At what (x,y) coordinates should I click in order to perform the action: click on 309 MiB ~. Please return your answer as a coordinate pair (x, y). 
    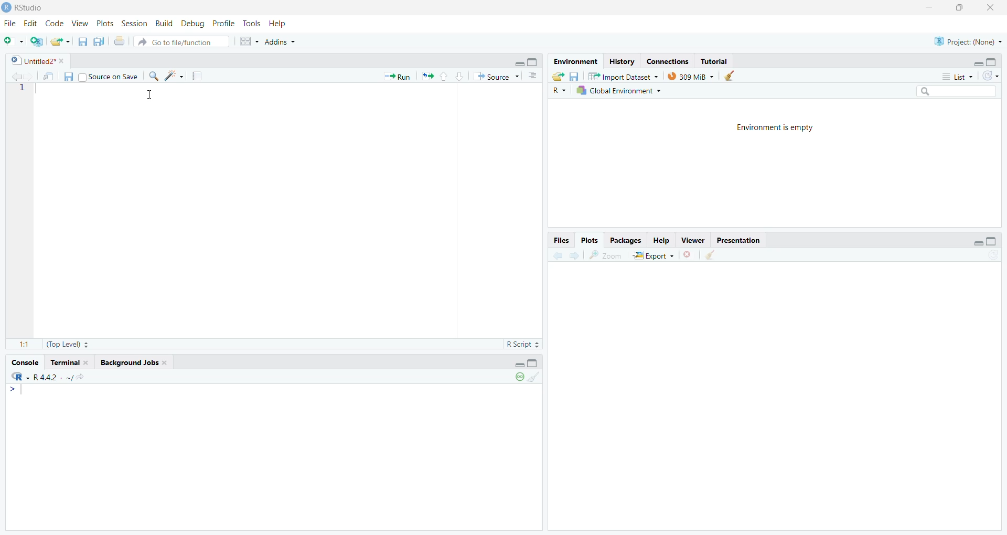
    Looking at the image, I should click on (692, 76).